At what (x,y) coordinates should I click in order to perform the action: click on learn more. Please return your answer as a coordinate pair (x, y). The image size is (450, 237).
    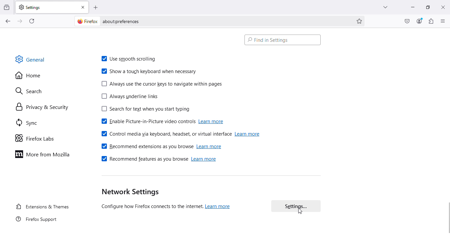
    Looking at the image, I should click on (205, 160).